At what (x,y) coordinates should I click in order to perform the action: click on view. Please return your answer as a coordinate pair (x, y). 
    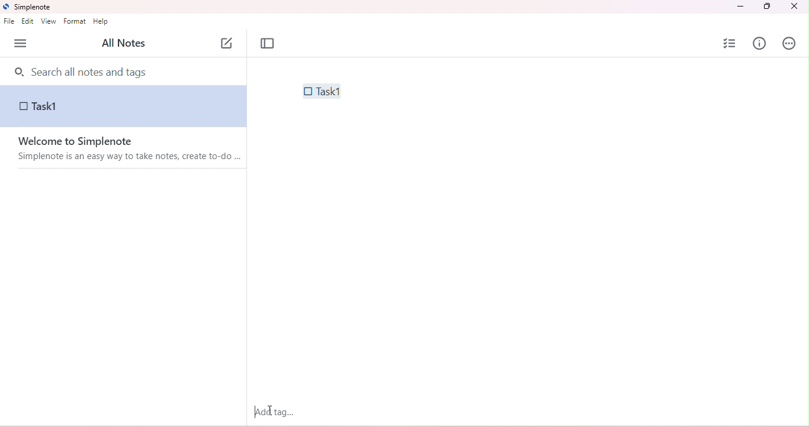
    Looking at the image, I should click on (48, 22).